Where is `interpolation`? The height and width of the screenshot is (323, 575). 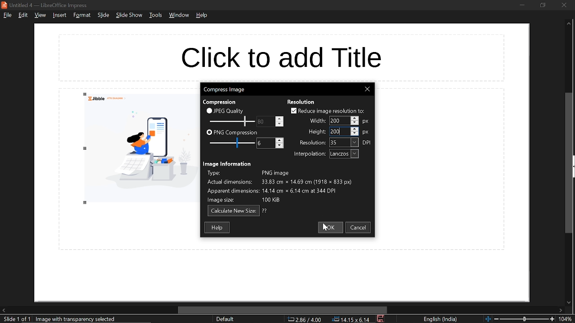 interpolation is located at coordinates (308, 154).